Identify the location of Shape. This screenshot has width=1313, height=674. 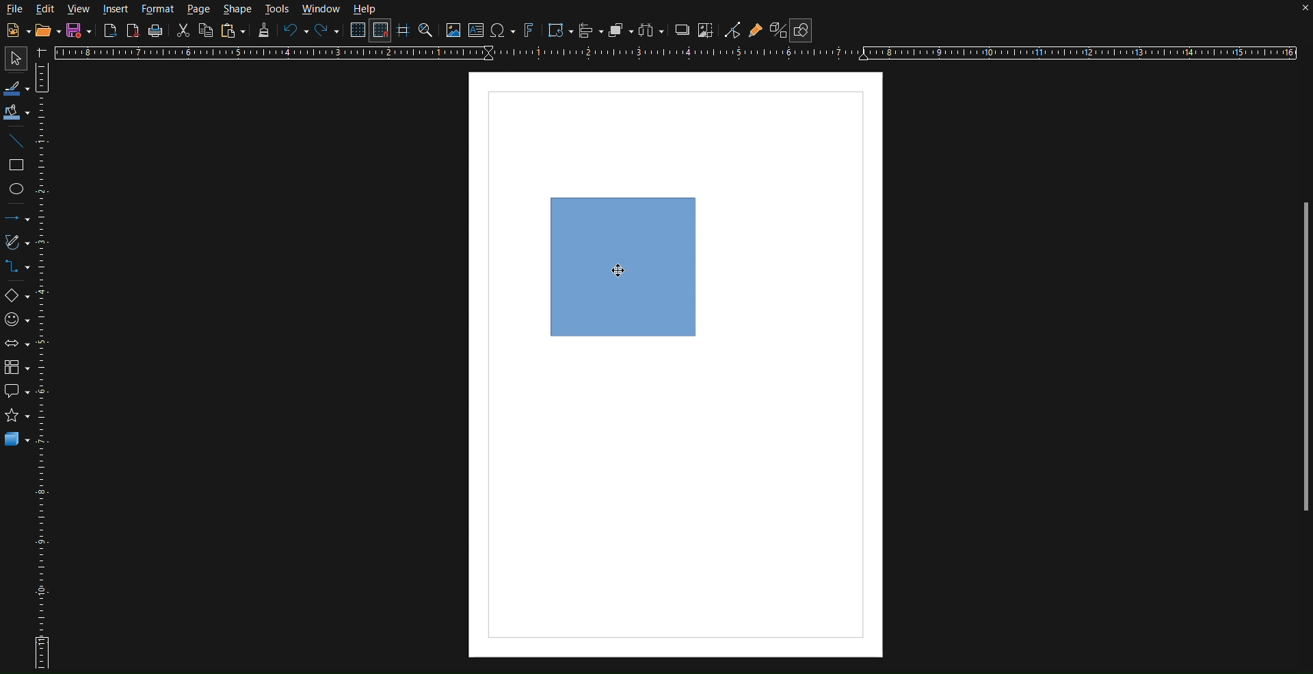
(239, 10).